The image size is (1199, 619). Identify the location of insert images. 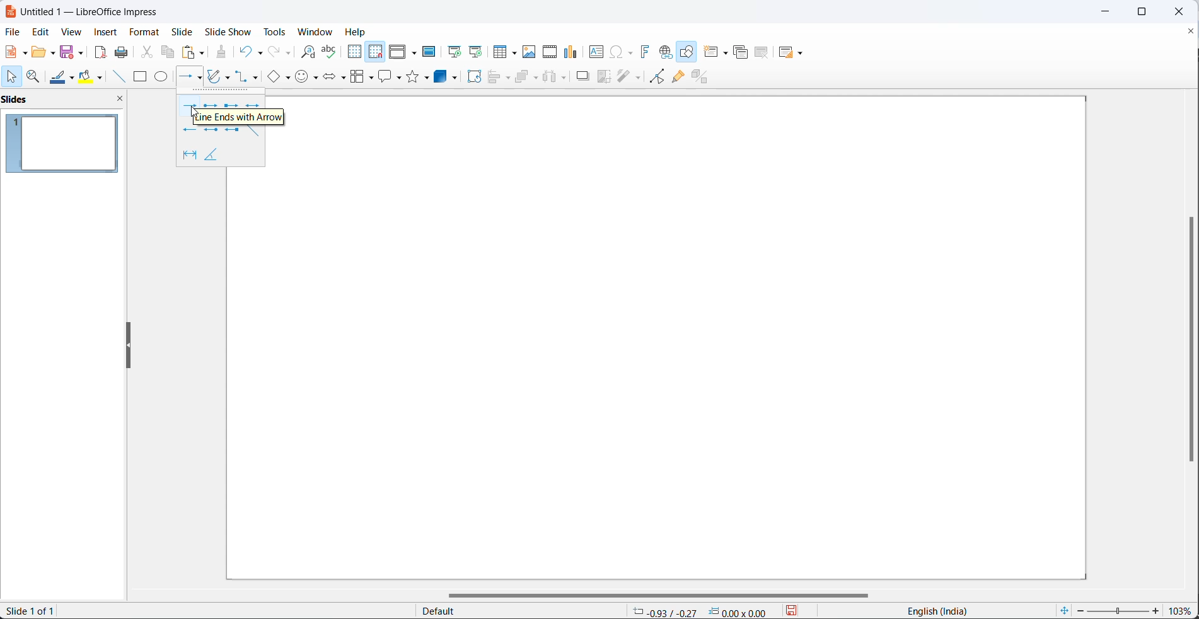
(530, 52).